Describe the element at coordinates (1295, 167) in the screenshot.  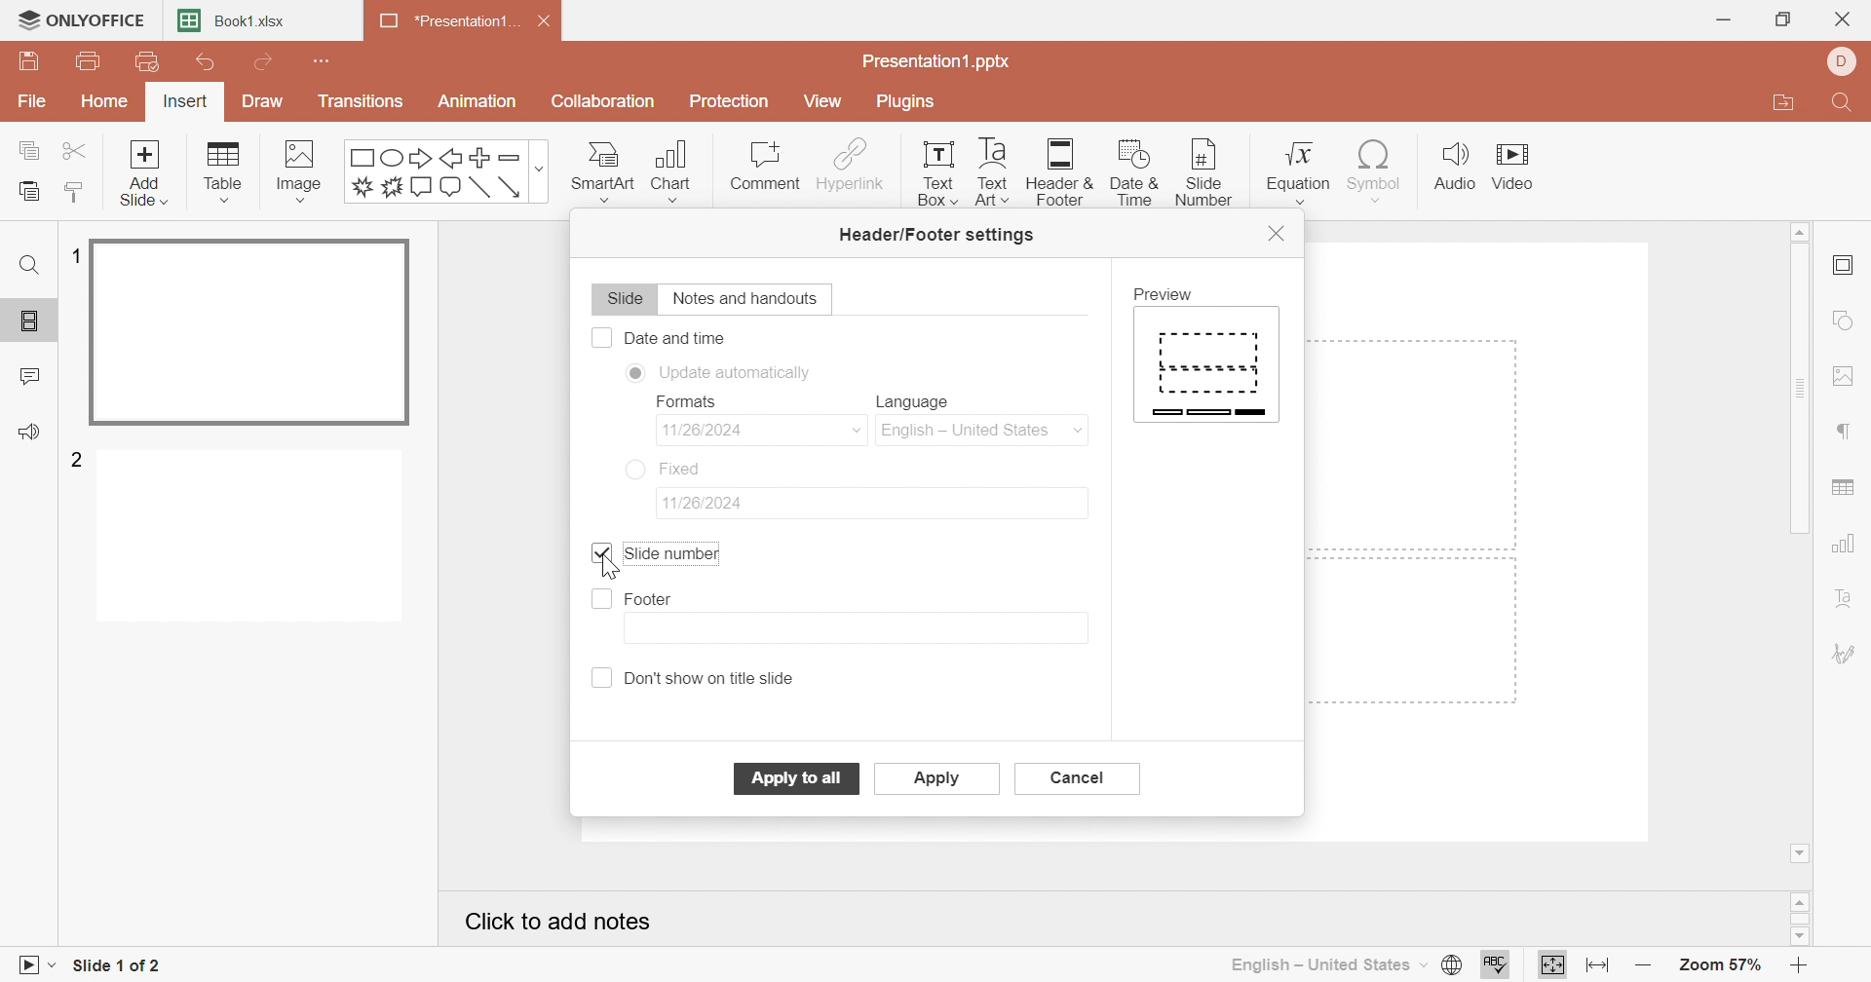
I see `Equation` at that location.